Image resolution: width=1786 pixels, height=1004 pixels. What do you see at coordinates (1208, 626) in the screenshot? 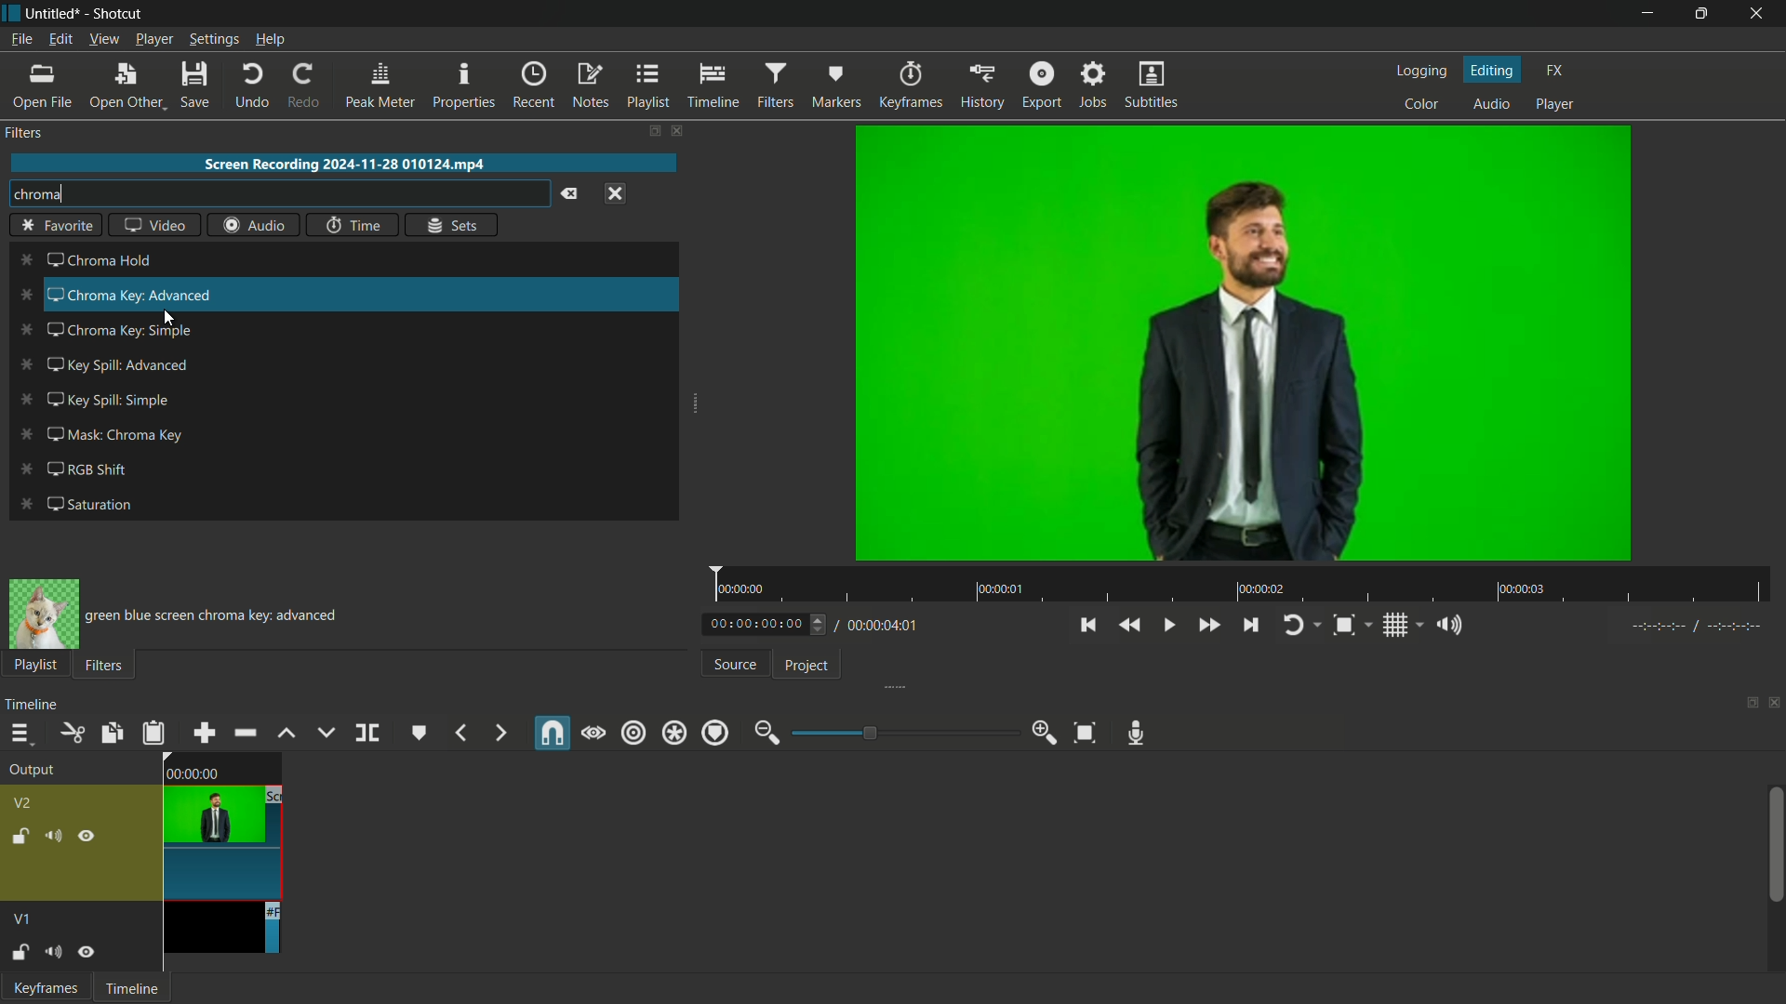
I see `quickly play forward` at bounding box center [1208, 626].